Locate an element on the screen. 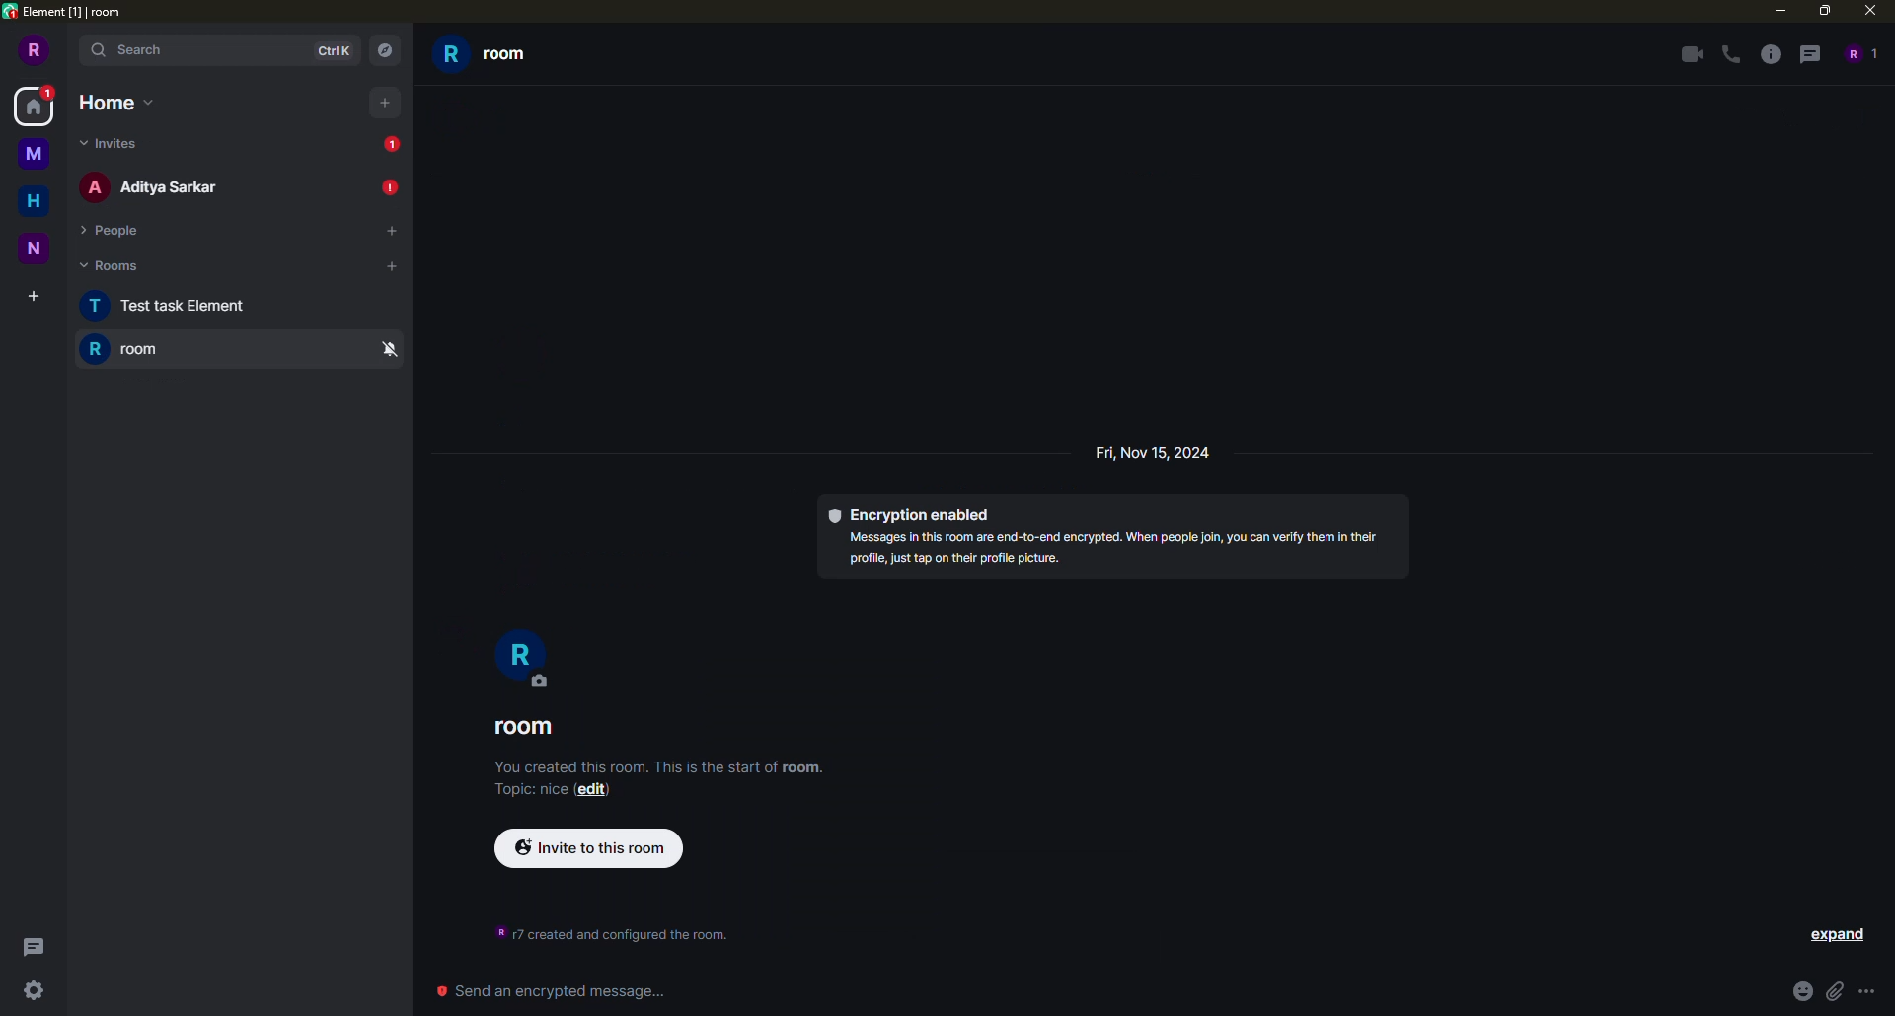  new is located at coordinates (35, 251).